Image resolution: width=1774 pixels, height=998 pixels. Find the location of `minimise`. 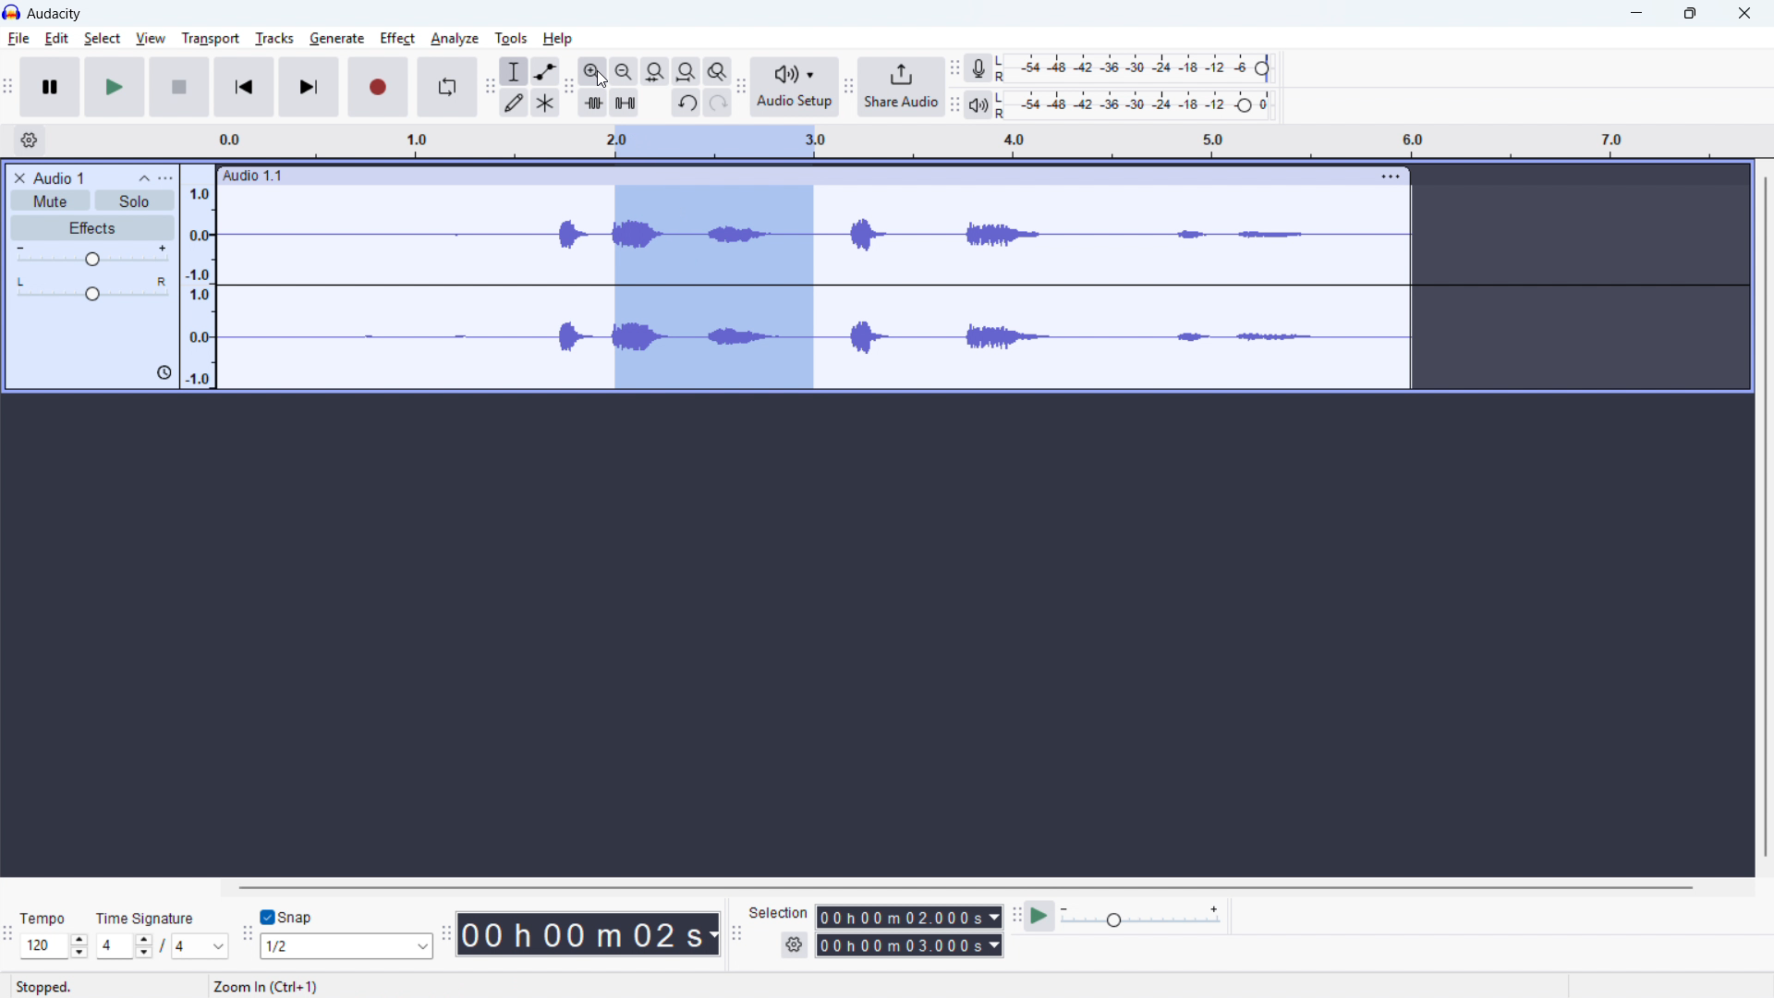

minimise is located at coordinates (1638, 15).